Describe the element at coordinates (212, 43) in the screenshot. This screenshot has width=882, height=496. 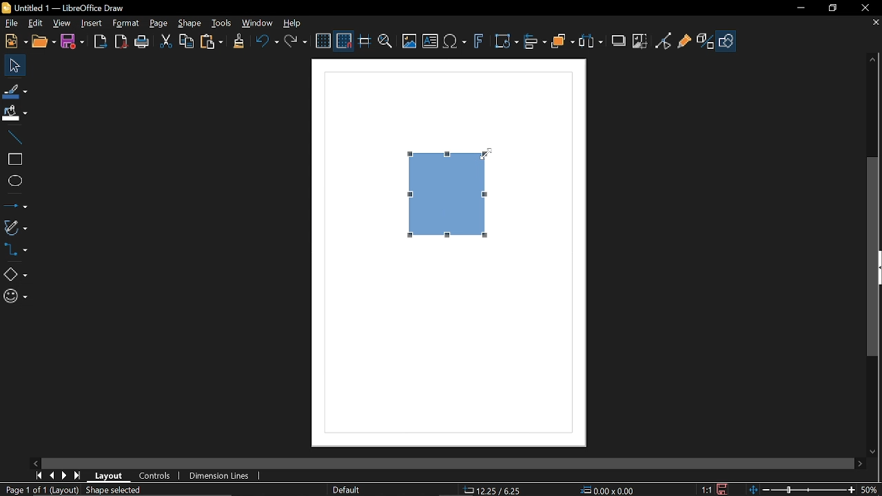
I see `Paste` at that location.